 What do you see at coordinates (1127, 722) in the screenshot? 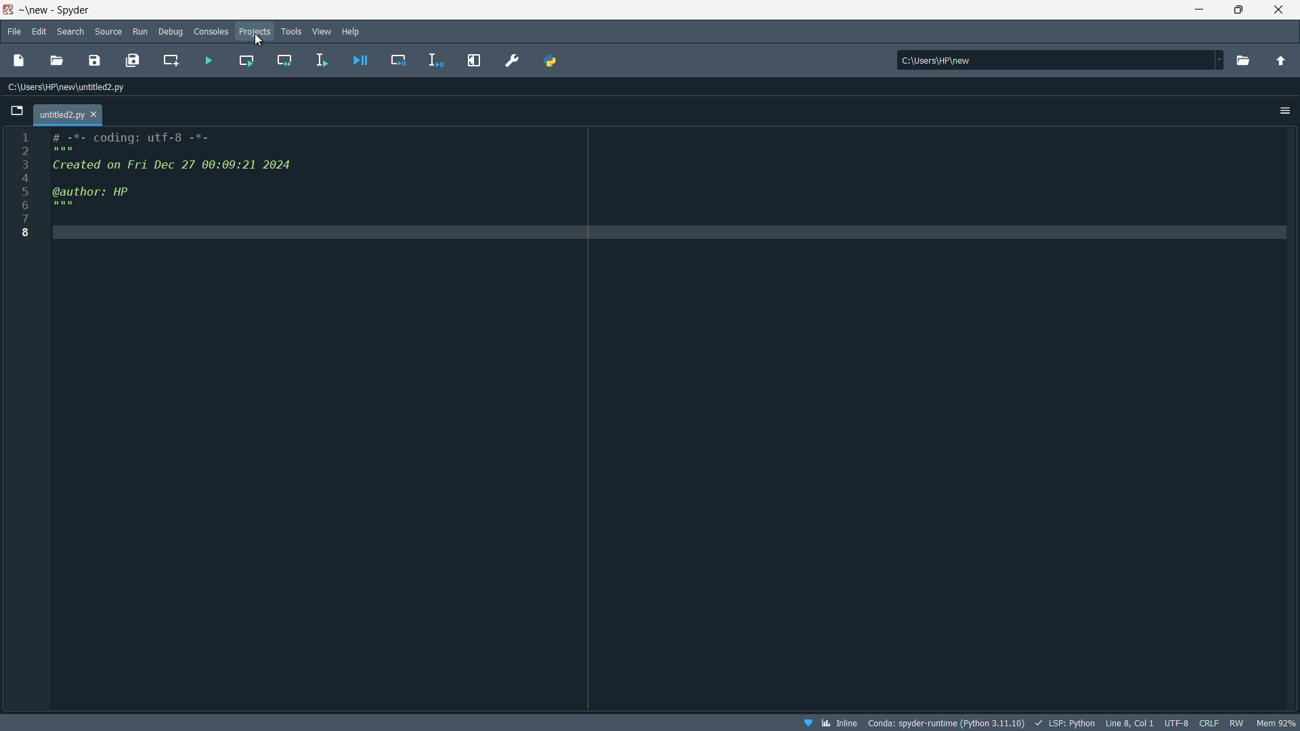
I see `cursor position` at bounding box center [1127, 722].